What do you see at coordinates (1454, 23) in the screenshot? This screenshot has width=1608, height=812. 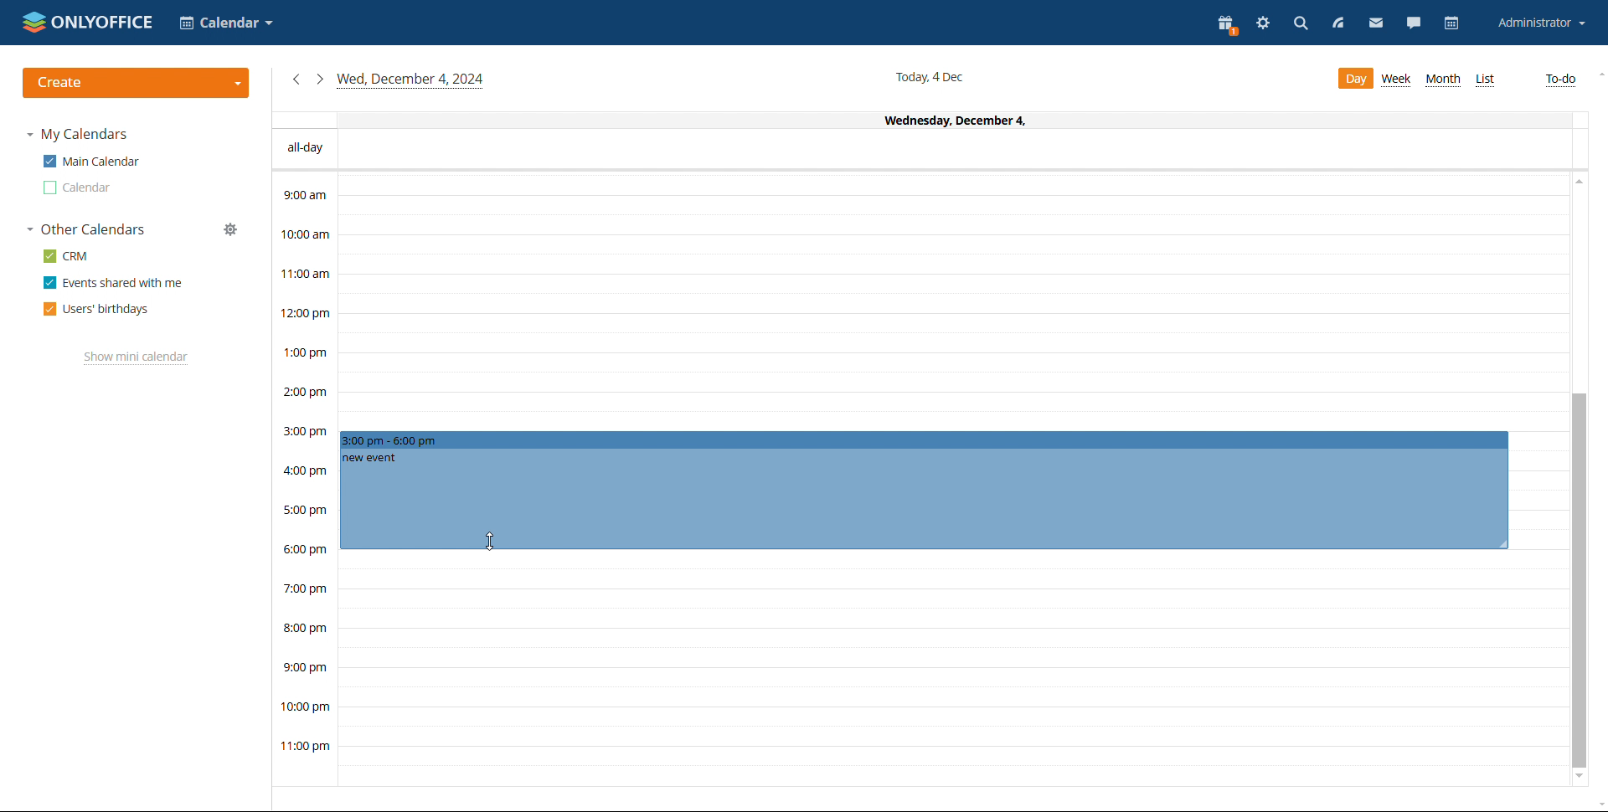 I see `calendar` at bounding box center [1454, 23].